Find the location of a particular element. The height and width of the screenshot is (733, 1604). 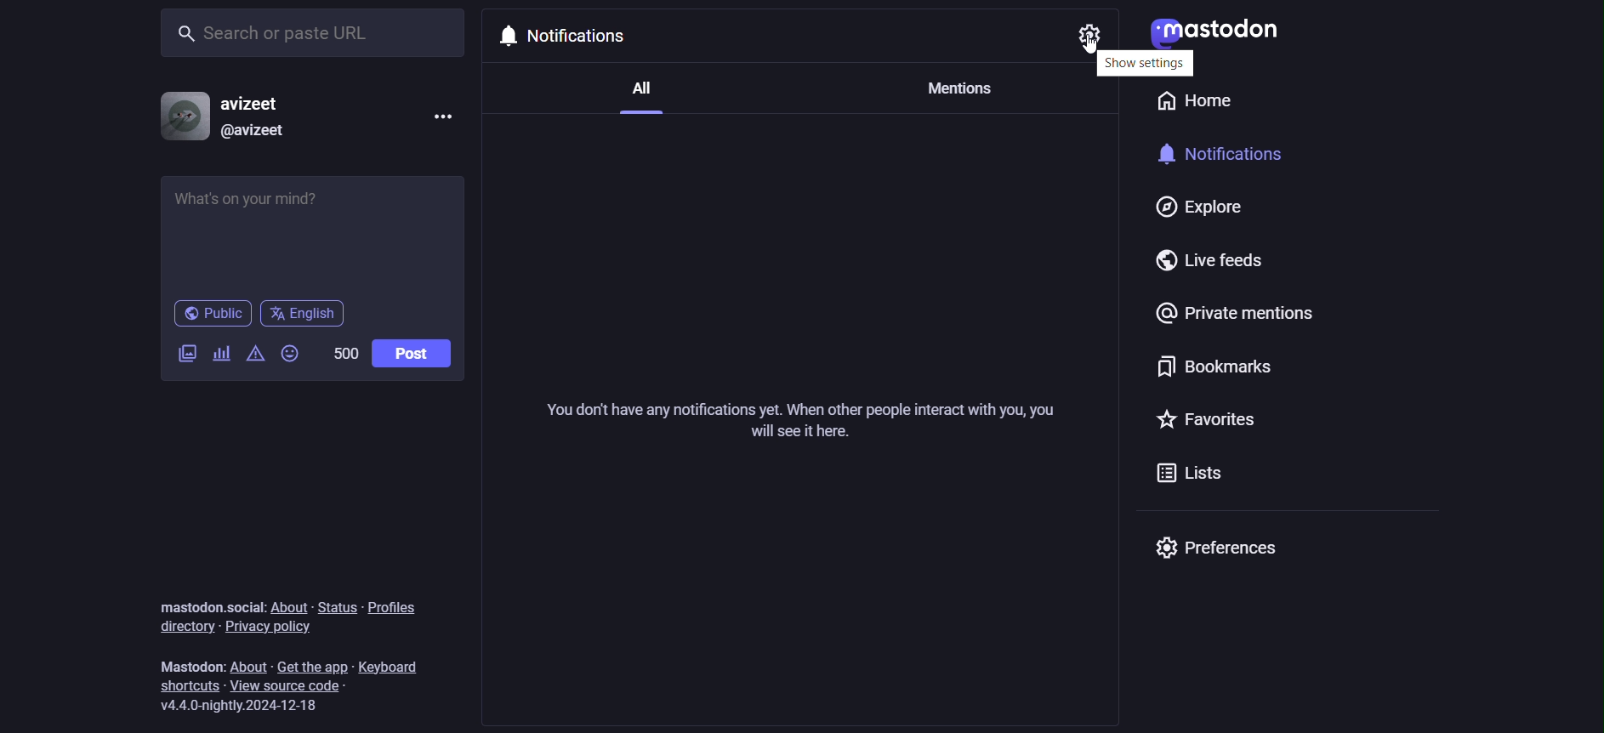

what's on your mind? is located at coordinates (313, 232).